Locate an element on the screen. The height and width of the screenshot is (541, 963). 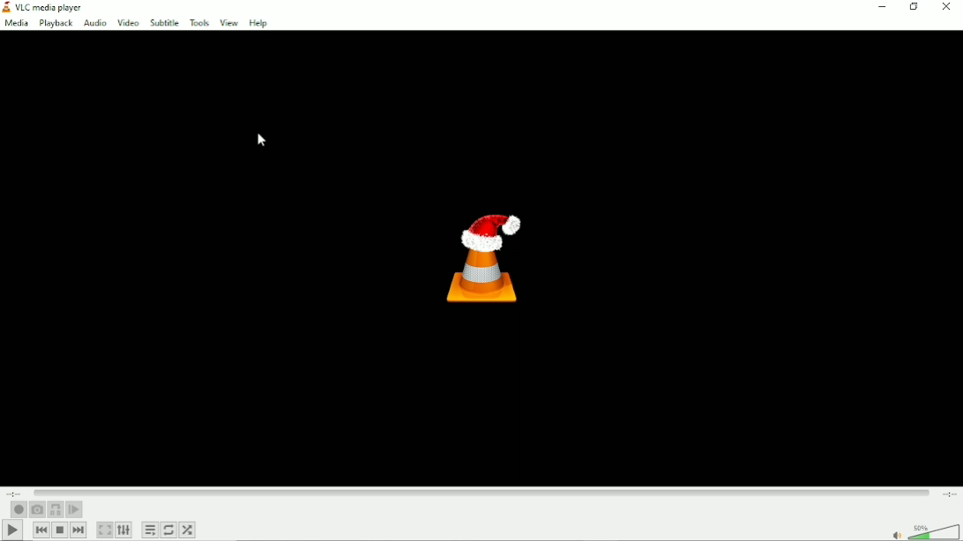
Toggle between loop all, loop one and no loop is located at coordinates (168, 530).